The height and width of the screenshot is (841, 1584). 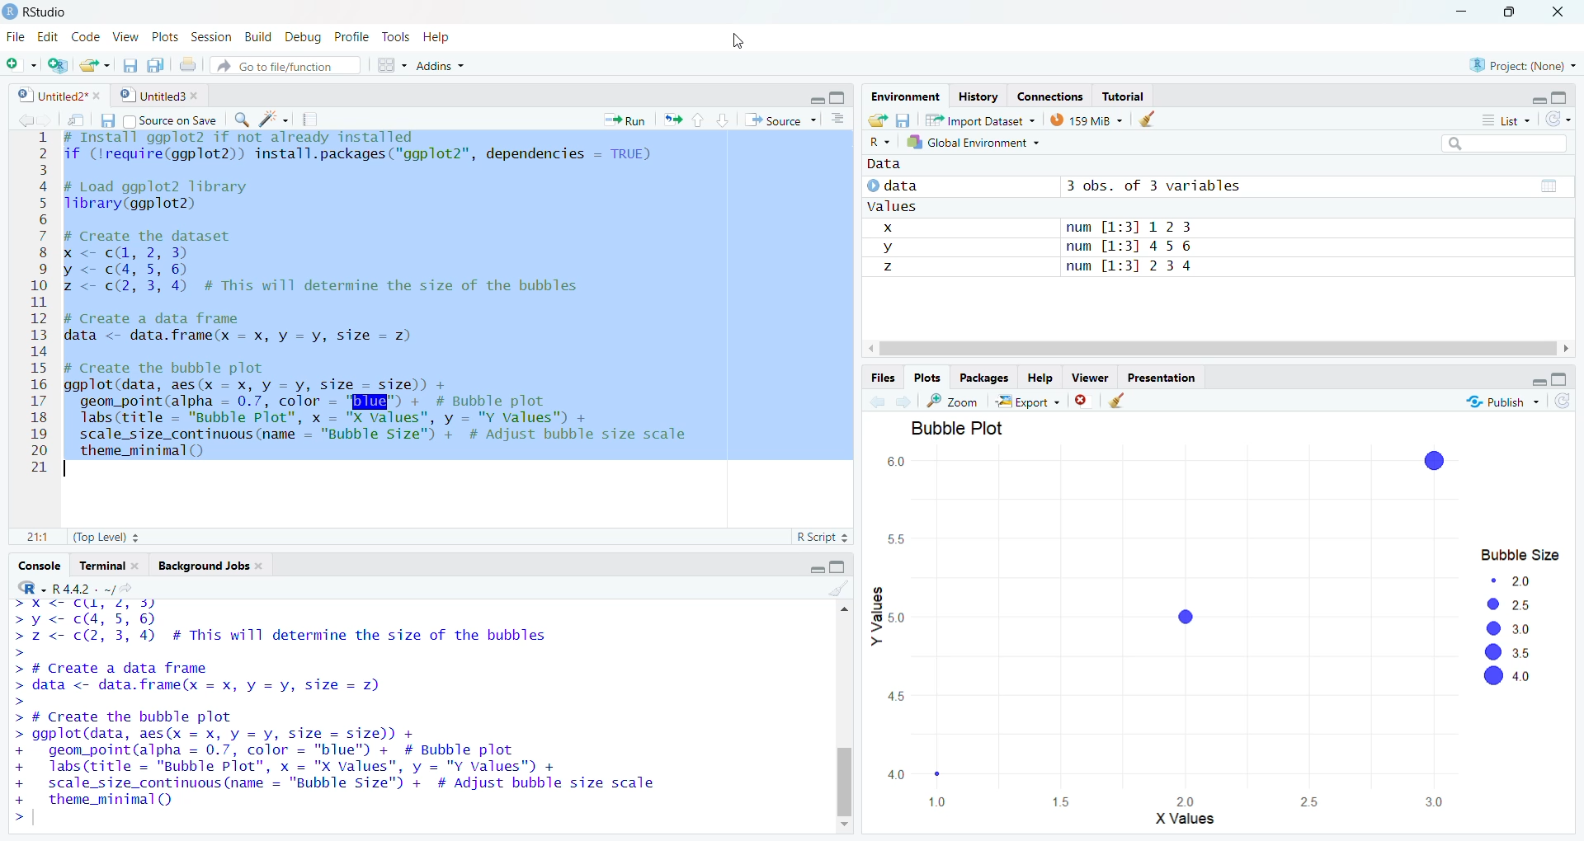 I want to click on Help, so click(x=450, y=37).